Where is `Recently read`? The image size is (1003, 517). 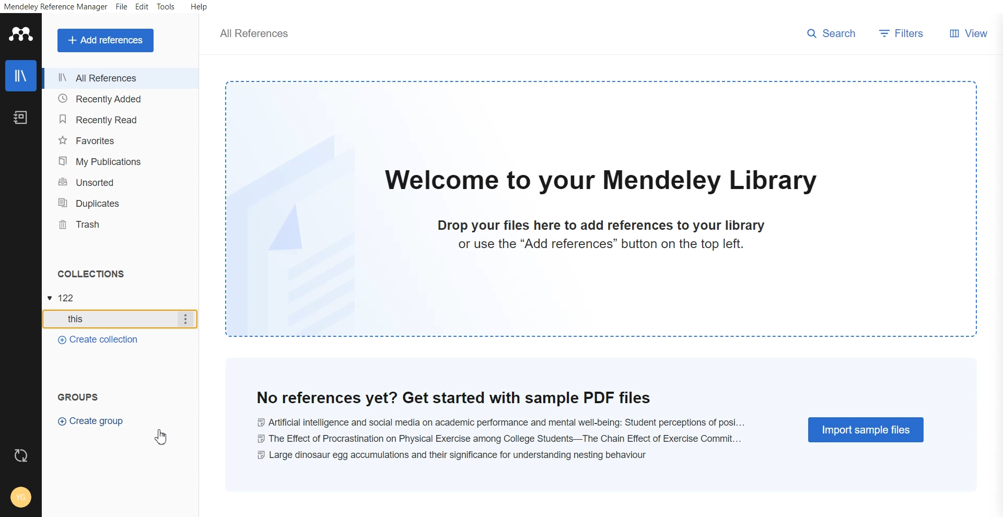
Recently read is located at coordinates (121, 118).